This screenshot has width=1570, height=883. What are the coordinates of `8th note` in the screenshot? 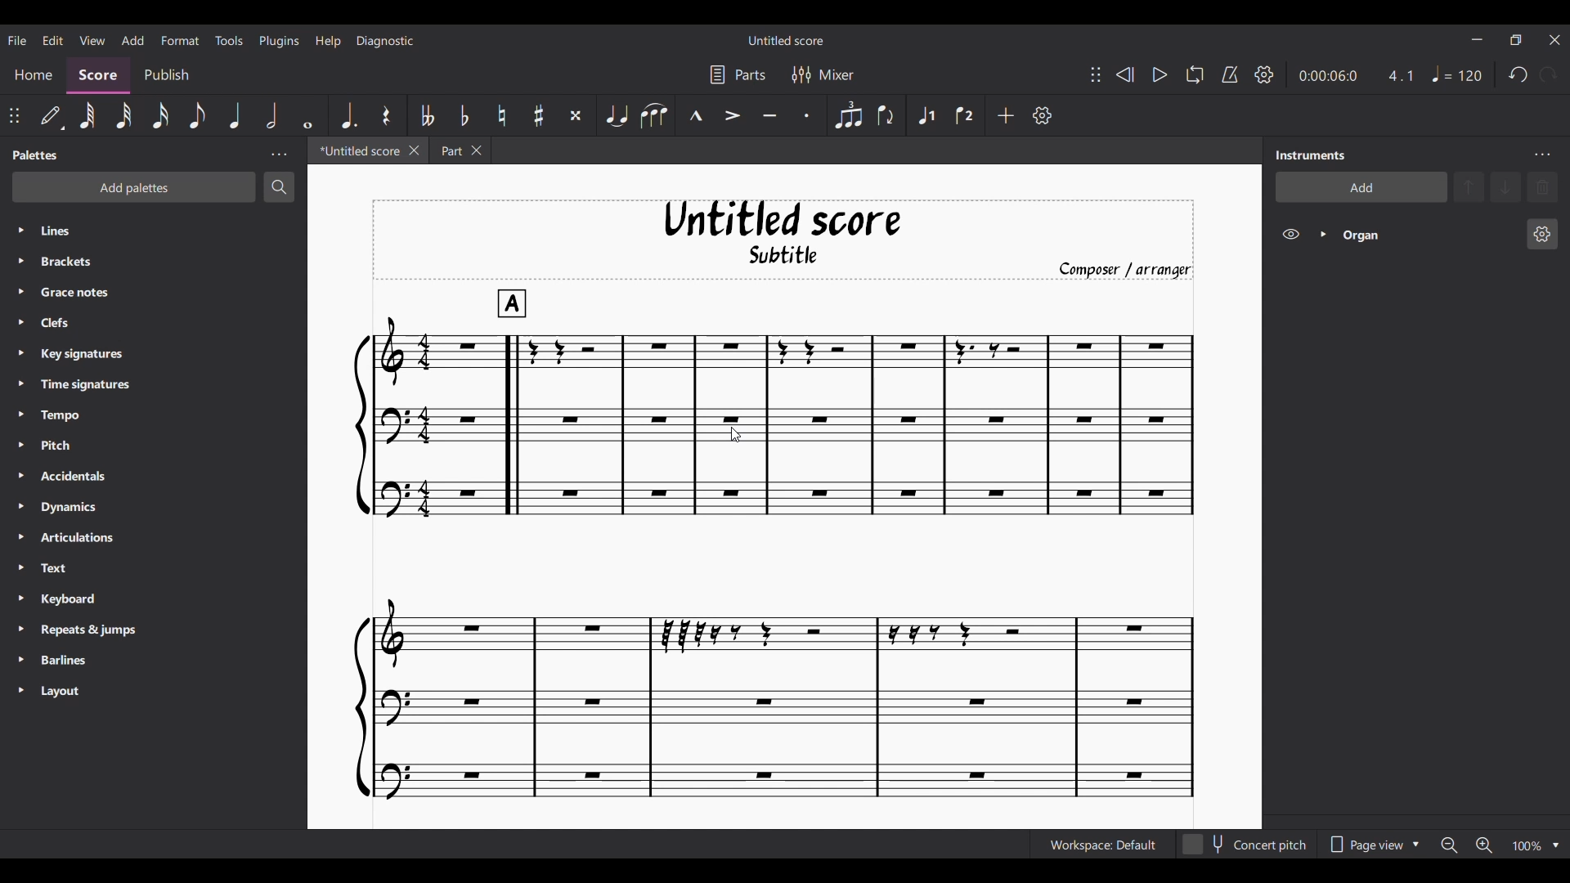 It's located at (198, 116).